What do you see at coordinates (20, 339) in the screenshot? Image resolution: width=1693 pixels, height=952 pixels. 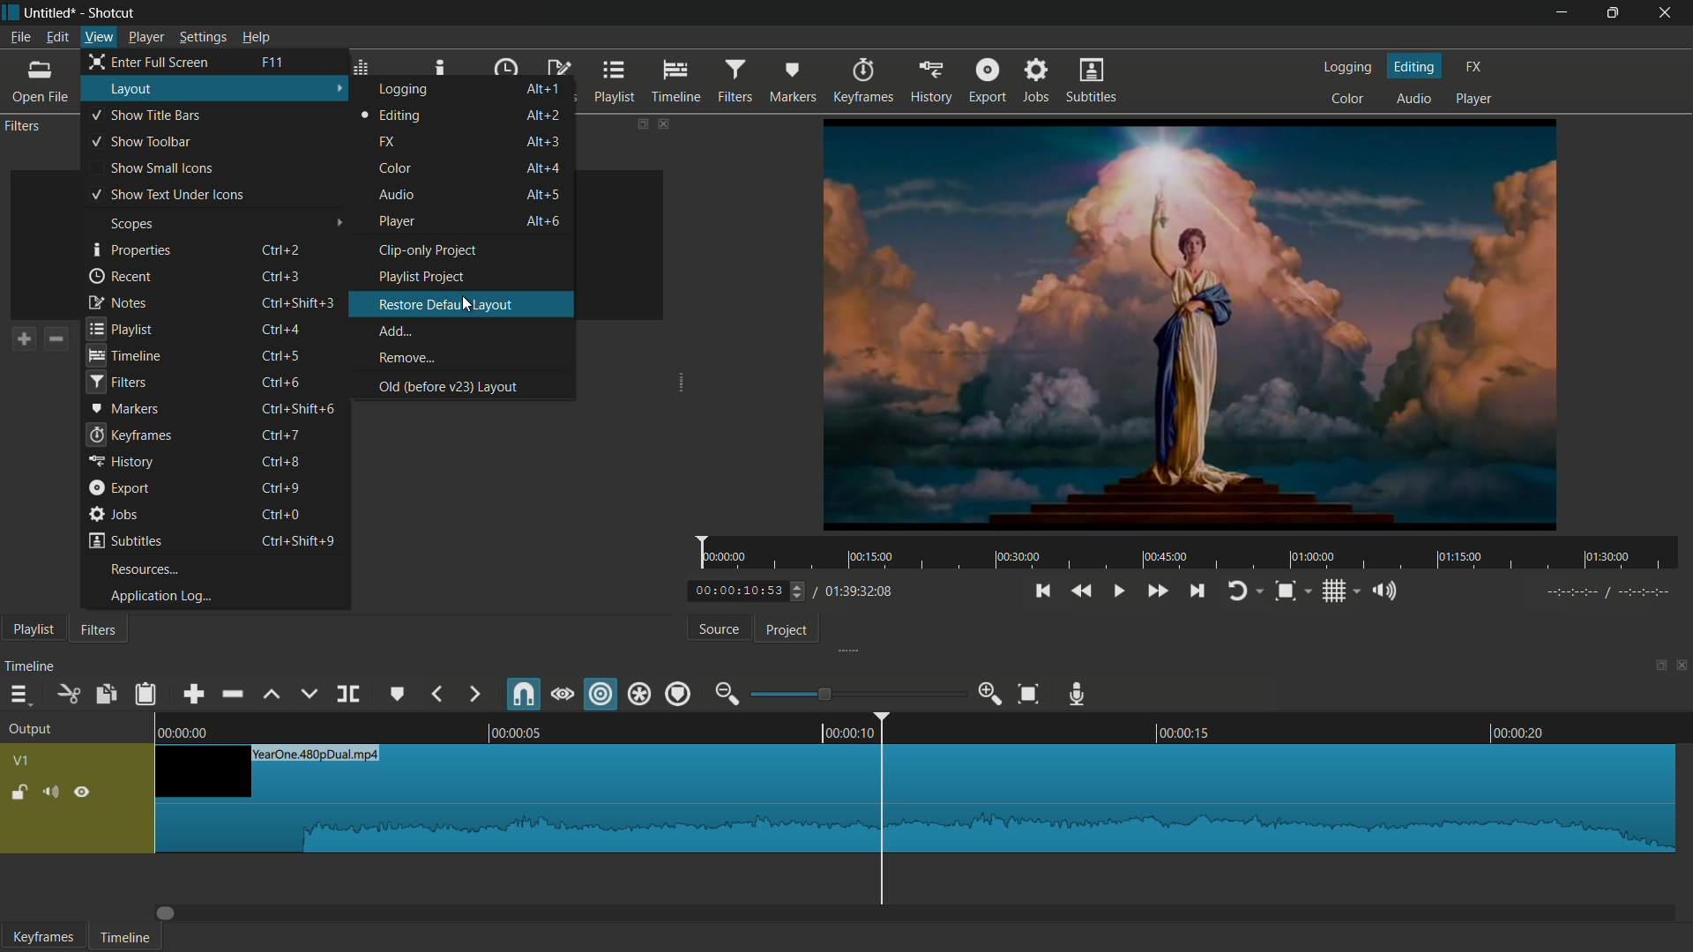 I see `add a filter` at bounding box center [20, 339].